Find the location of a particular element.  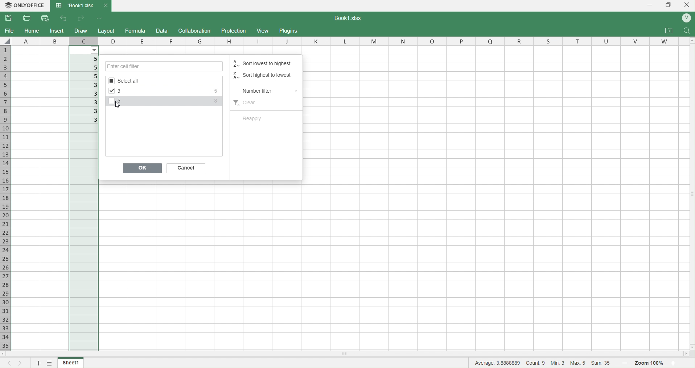

Number filter is located at coordinates (268, 91).